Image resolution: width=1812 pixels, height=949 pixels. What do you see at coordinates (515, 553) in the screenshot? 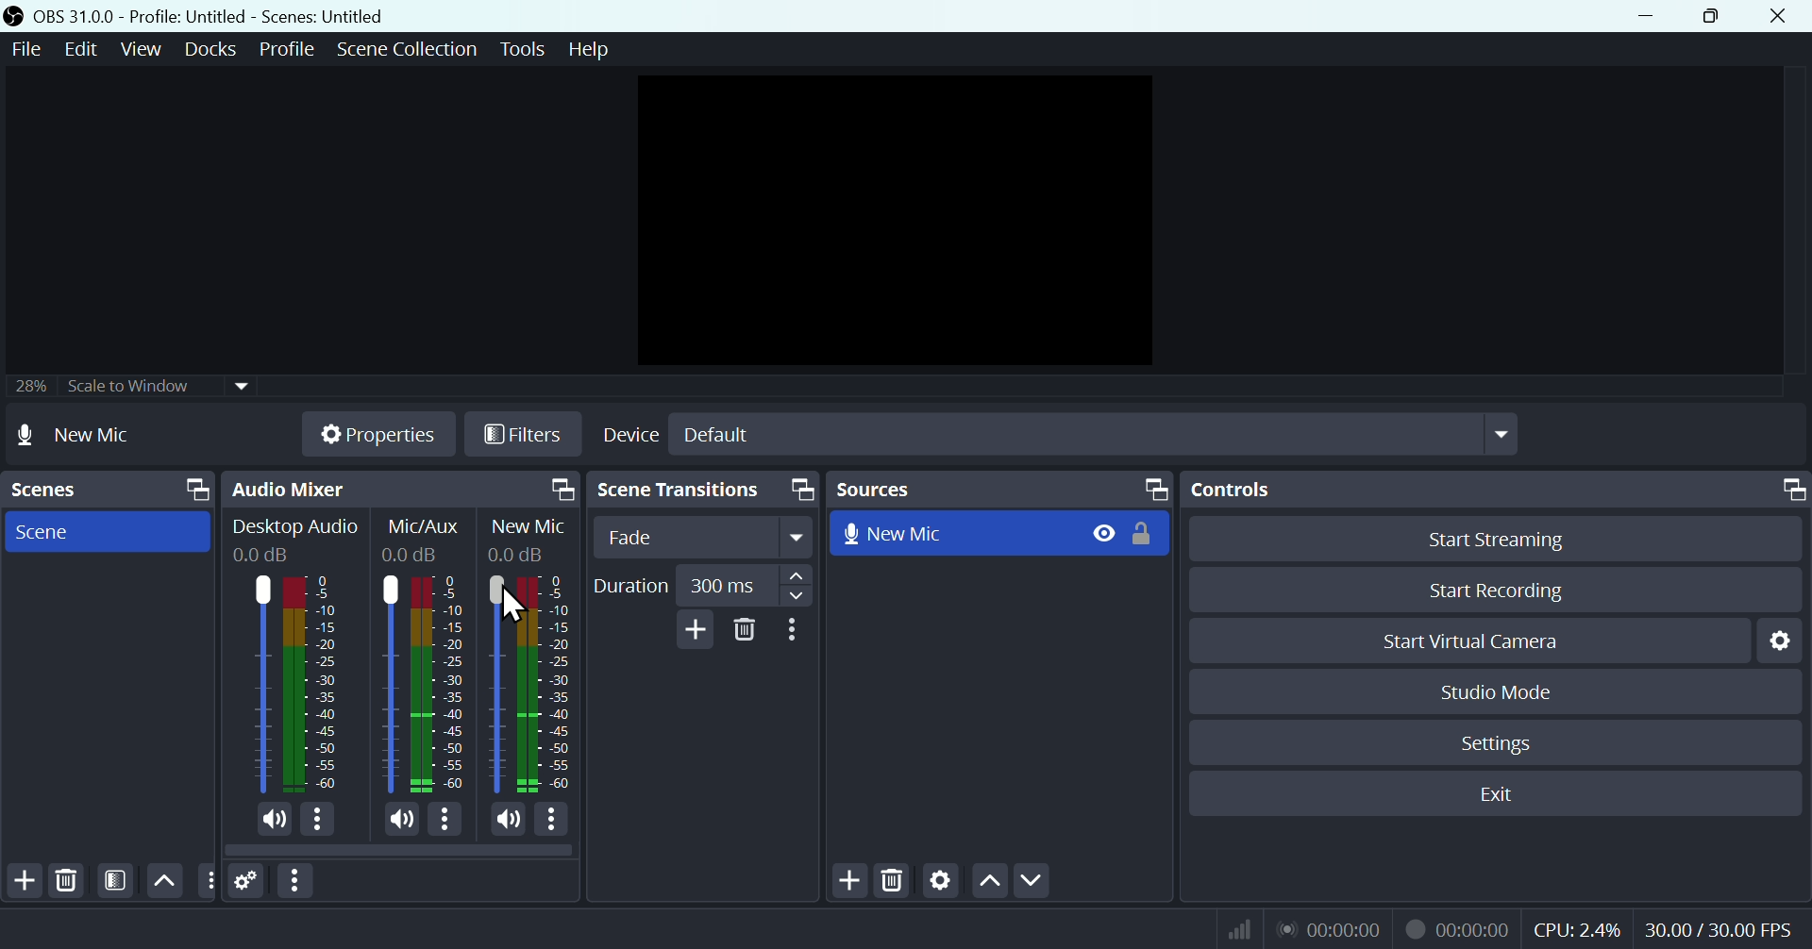
I see `0.0dB` at bounding box center [515, 553].